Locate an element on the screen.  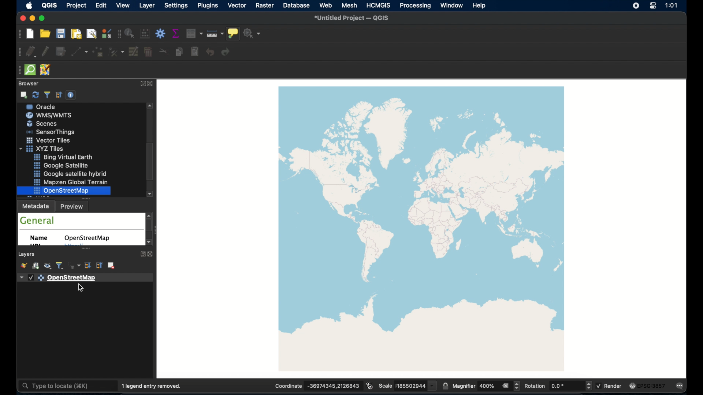
add group is located at coordinates (35, 266).